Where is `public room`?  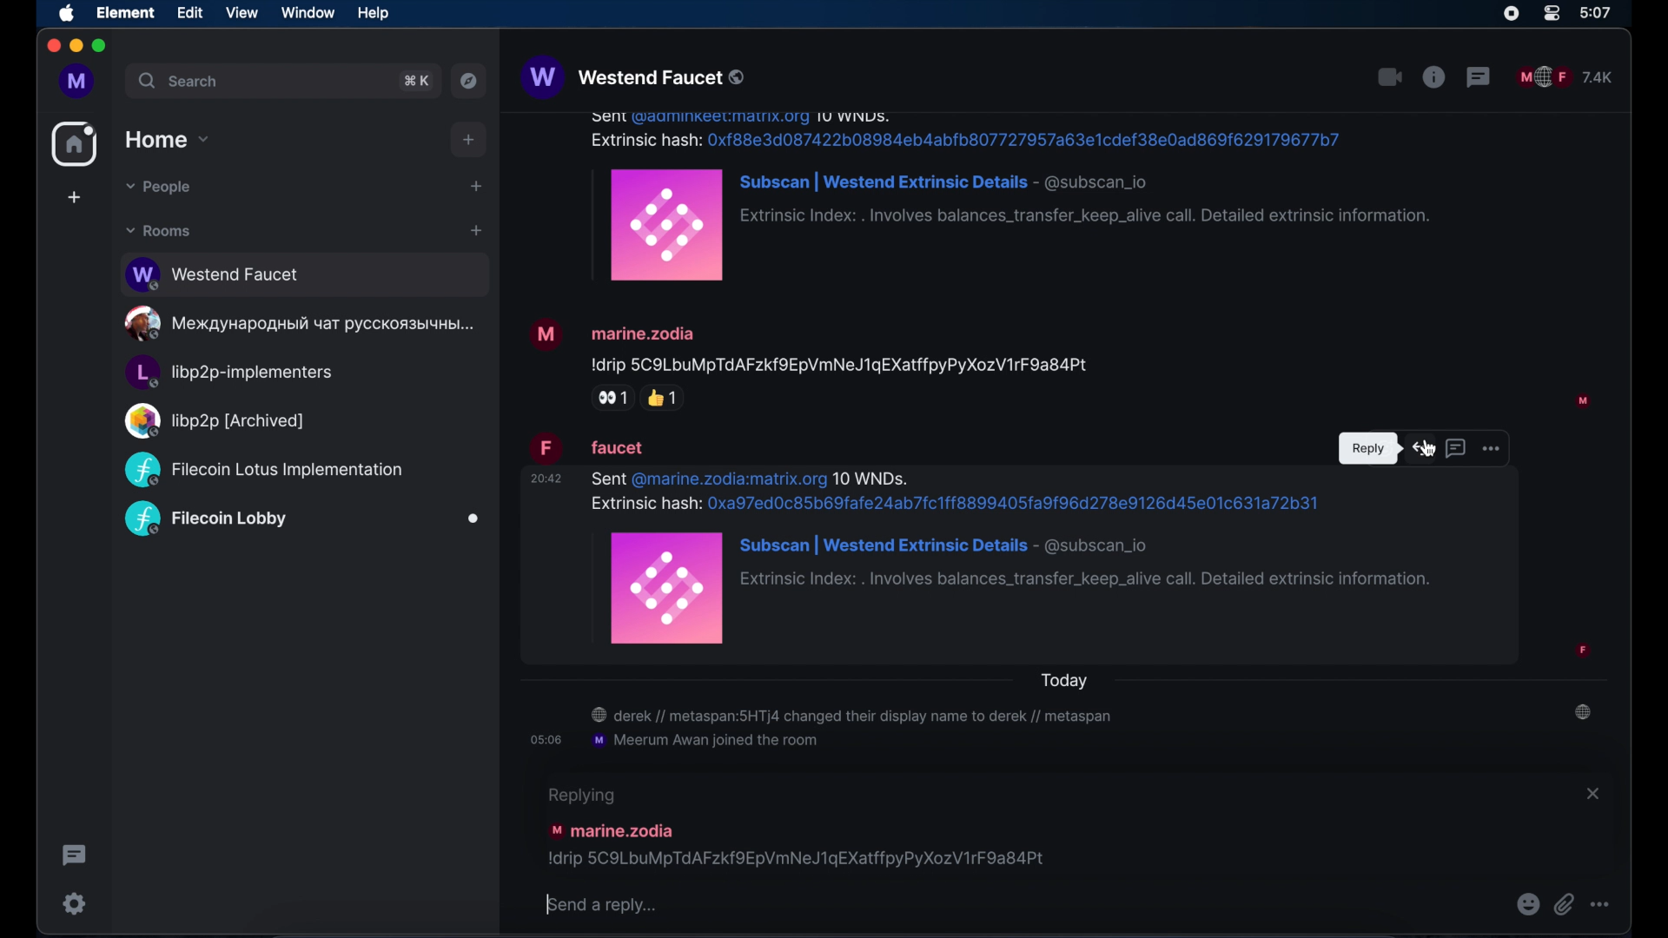
public room is located at coordinates (263, 470).